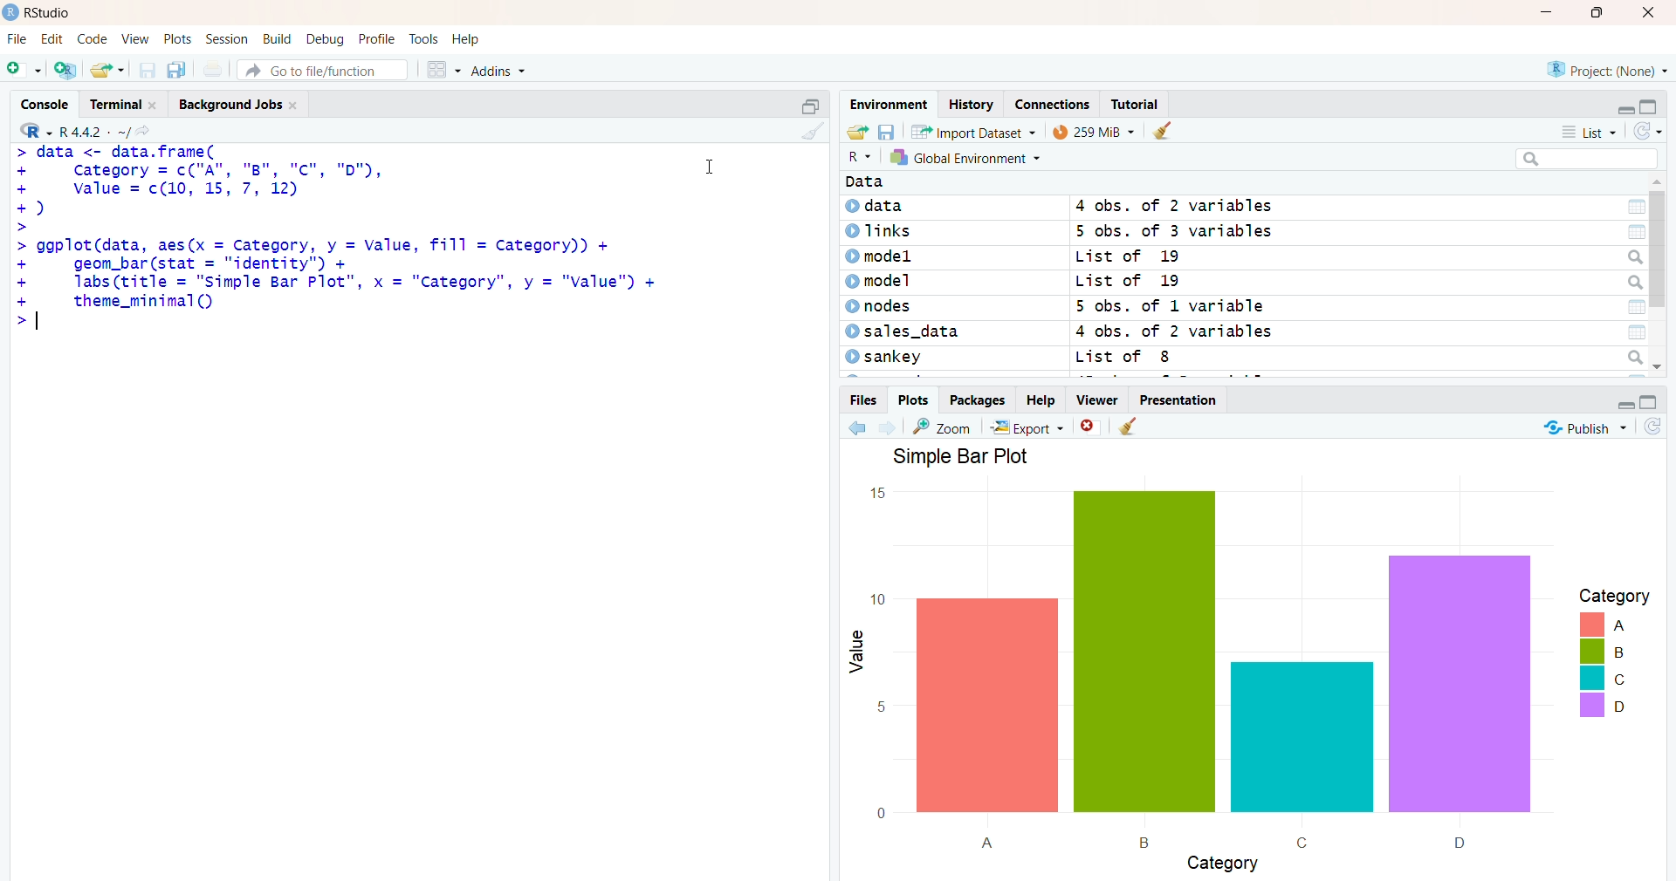 The height and width of the screenshot is (881, 1676). Describe the element at coordinates (1054, 105) in the screenshot. I see `Connections` at that location.